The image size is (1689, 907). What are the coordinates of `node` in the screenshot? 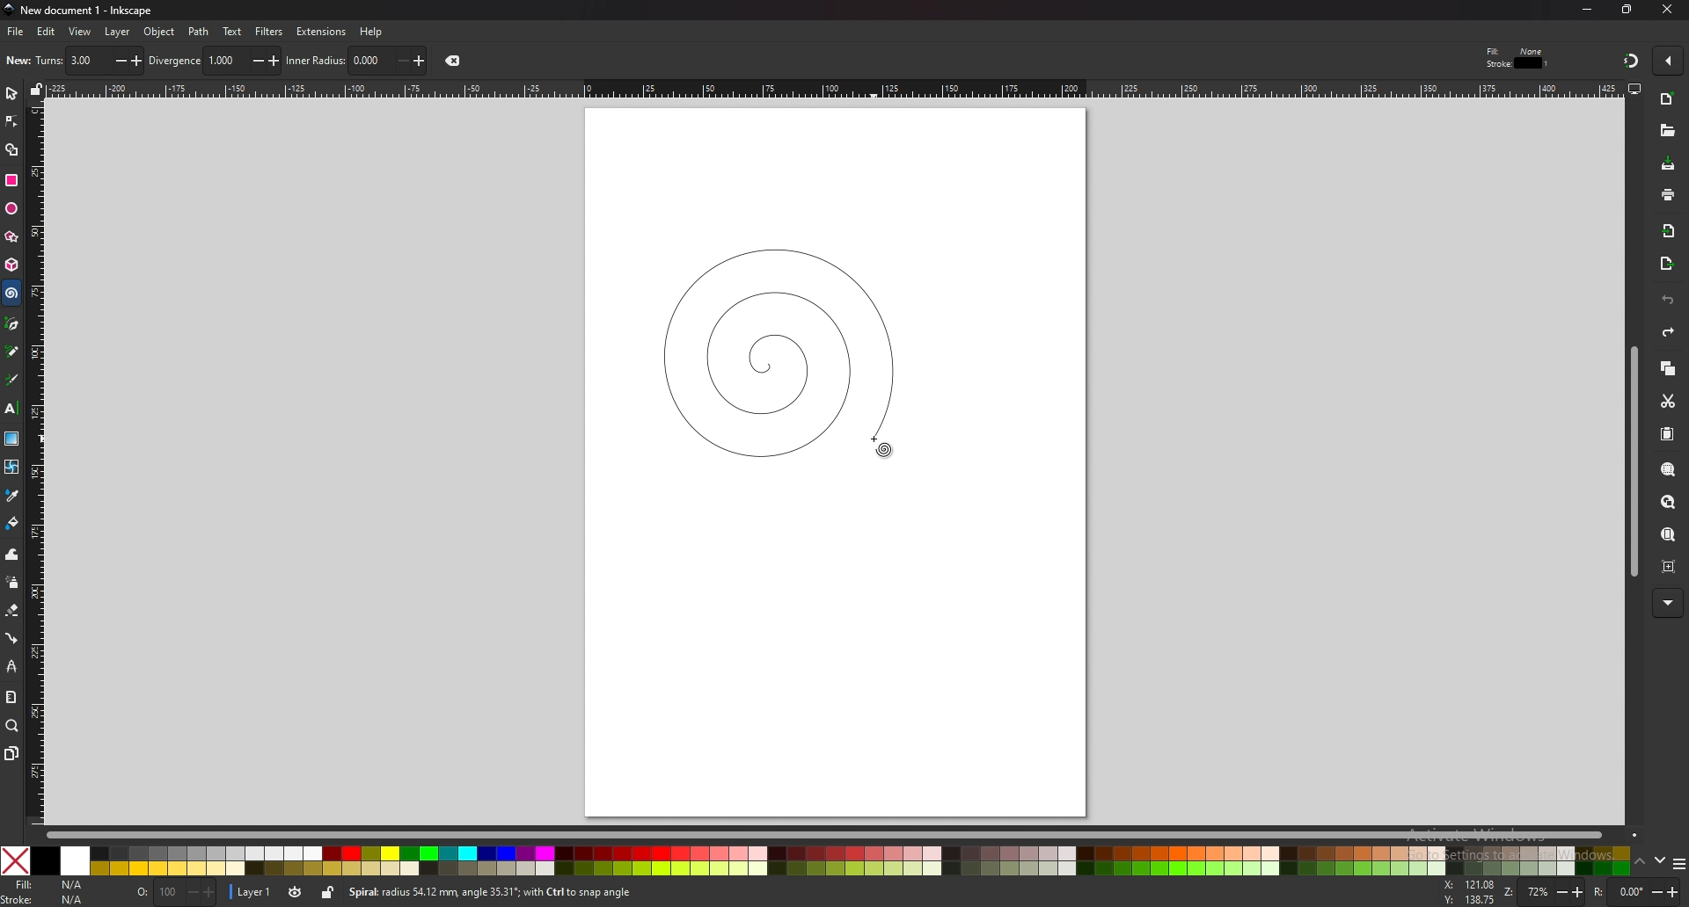 It's located at (11, 121).